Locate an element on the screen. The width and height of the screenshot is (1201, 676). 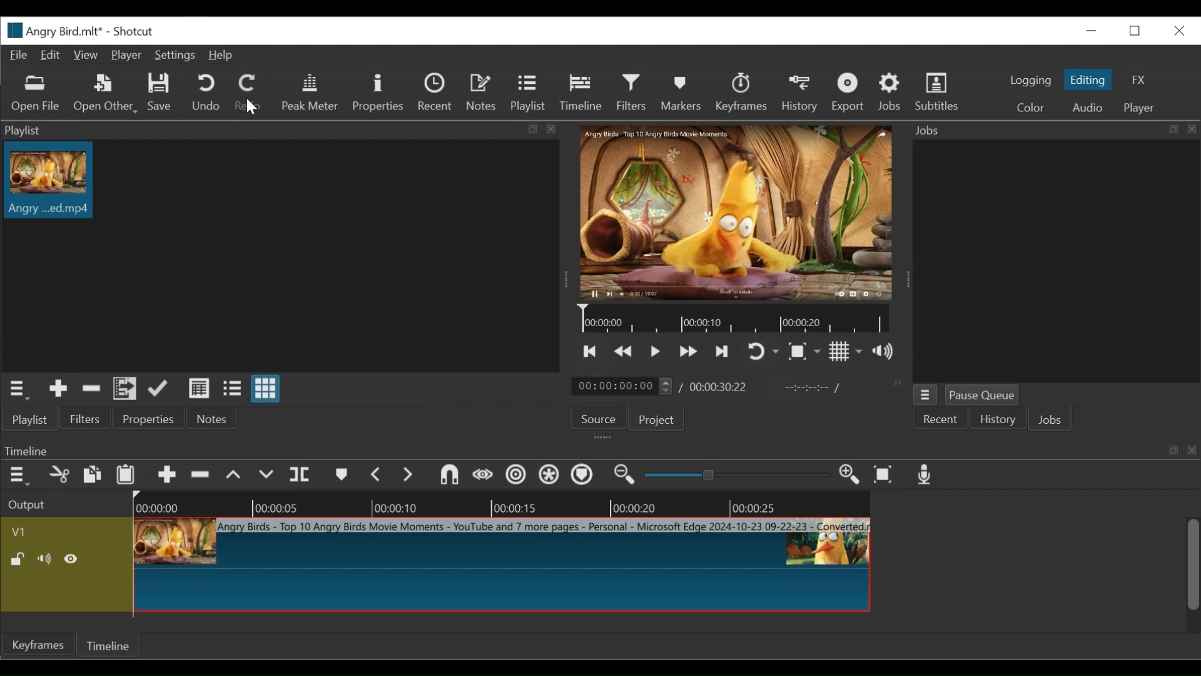
Zoom slider is located at coordinates (734, 475).